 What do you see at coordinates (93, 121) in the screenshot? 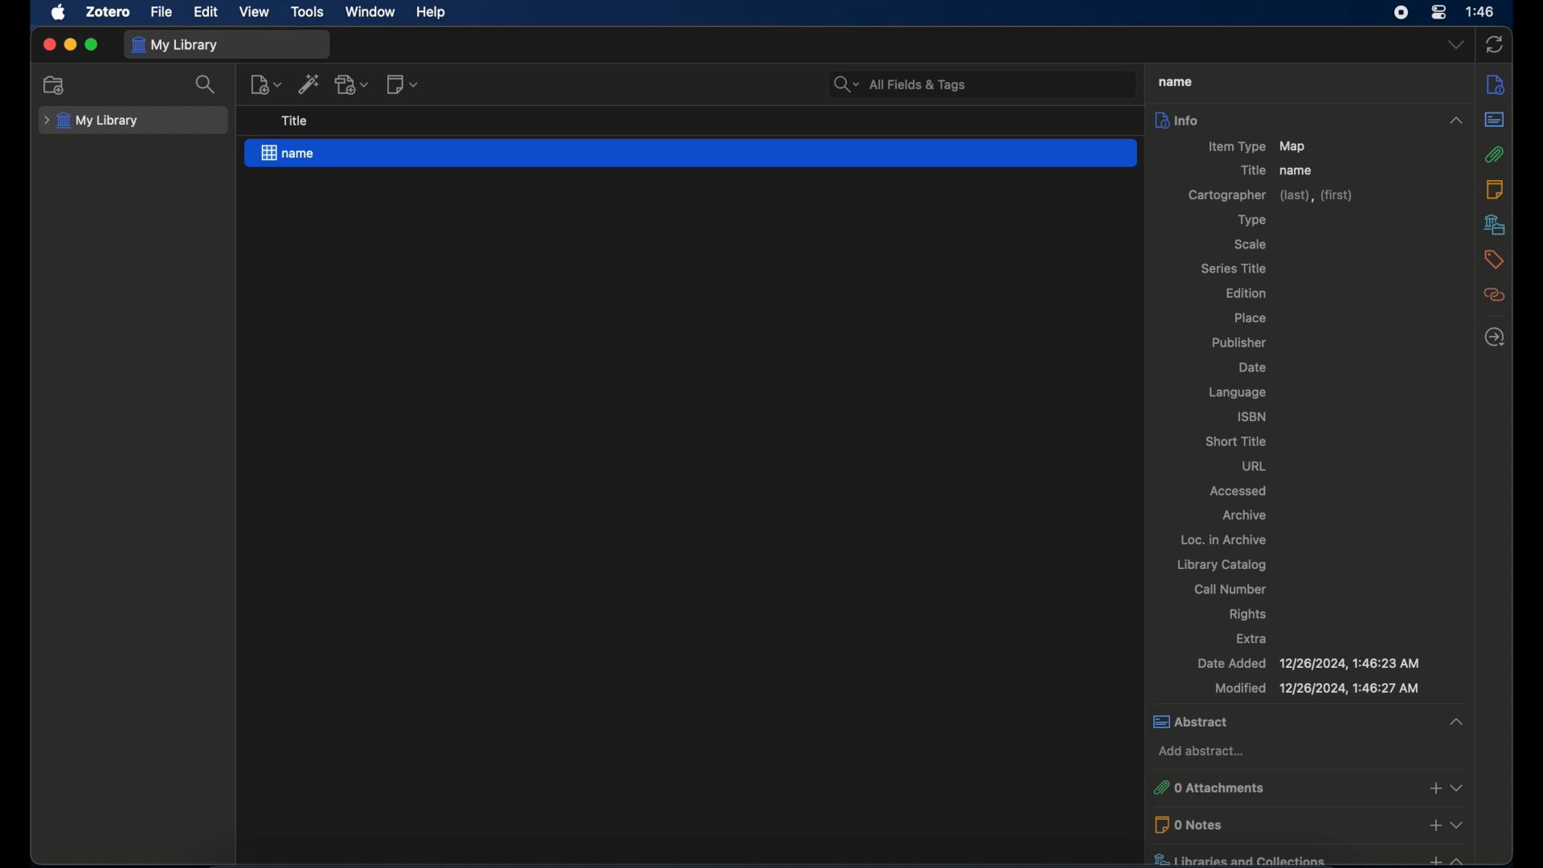
I see `my library` at bounding box center [93, 121].